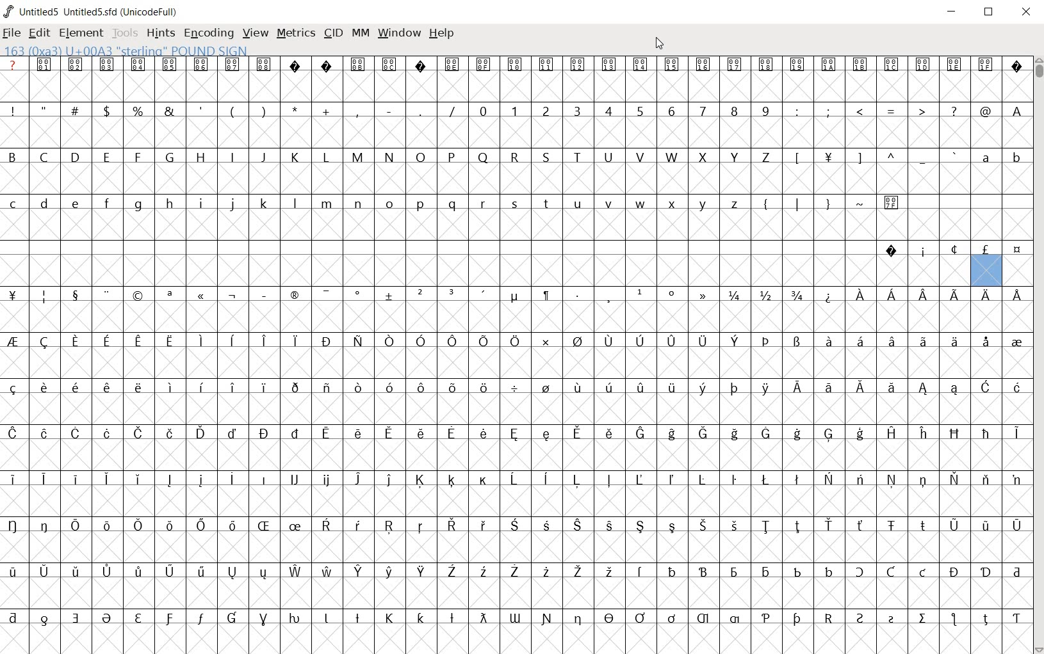 The height and width of the screenshot is (654, 1044). What do you see at coordinates (796, 571) in the screenshot?
I see `Symbol` at bounding box center [796, 571].